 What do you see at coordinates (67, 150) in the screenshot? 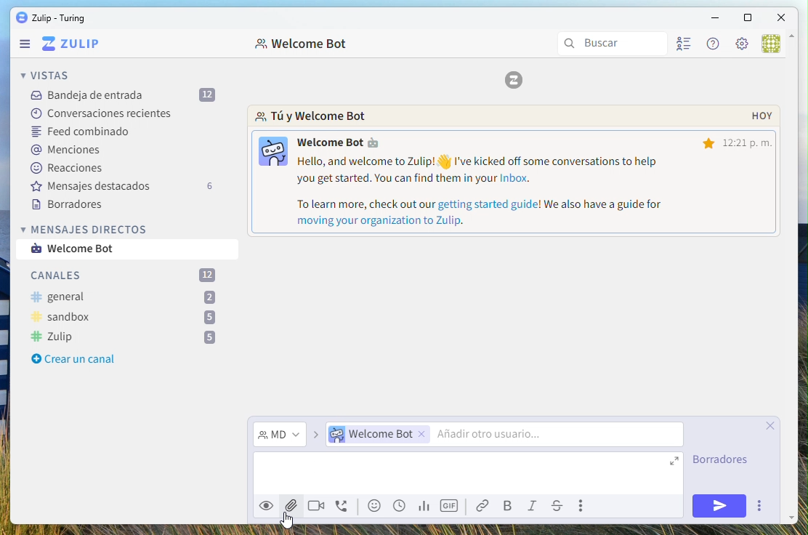
I see `Tags` at bounding box center [67, 150].